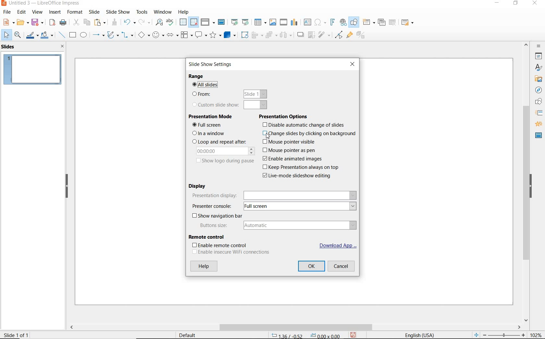  I want to click on SLIDE1, so click(32, 70).